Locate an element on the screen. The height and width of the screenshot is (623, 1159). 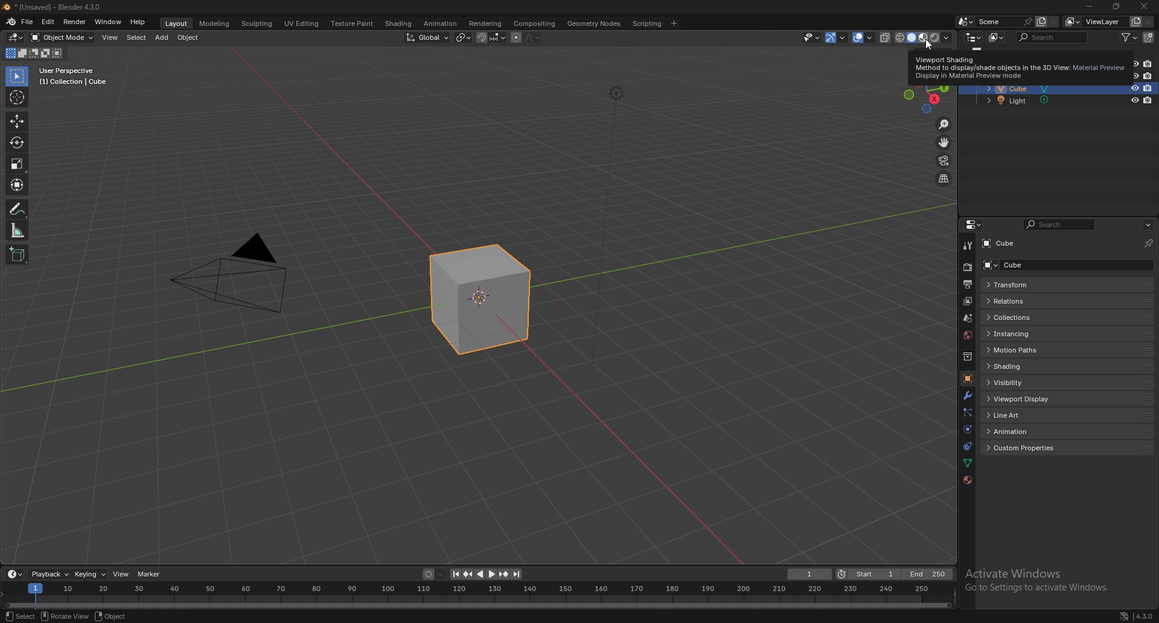
disable in renders is located at coordinates (1148, 64).